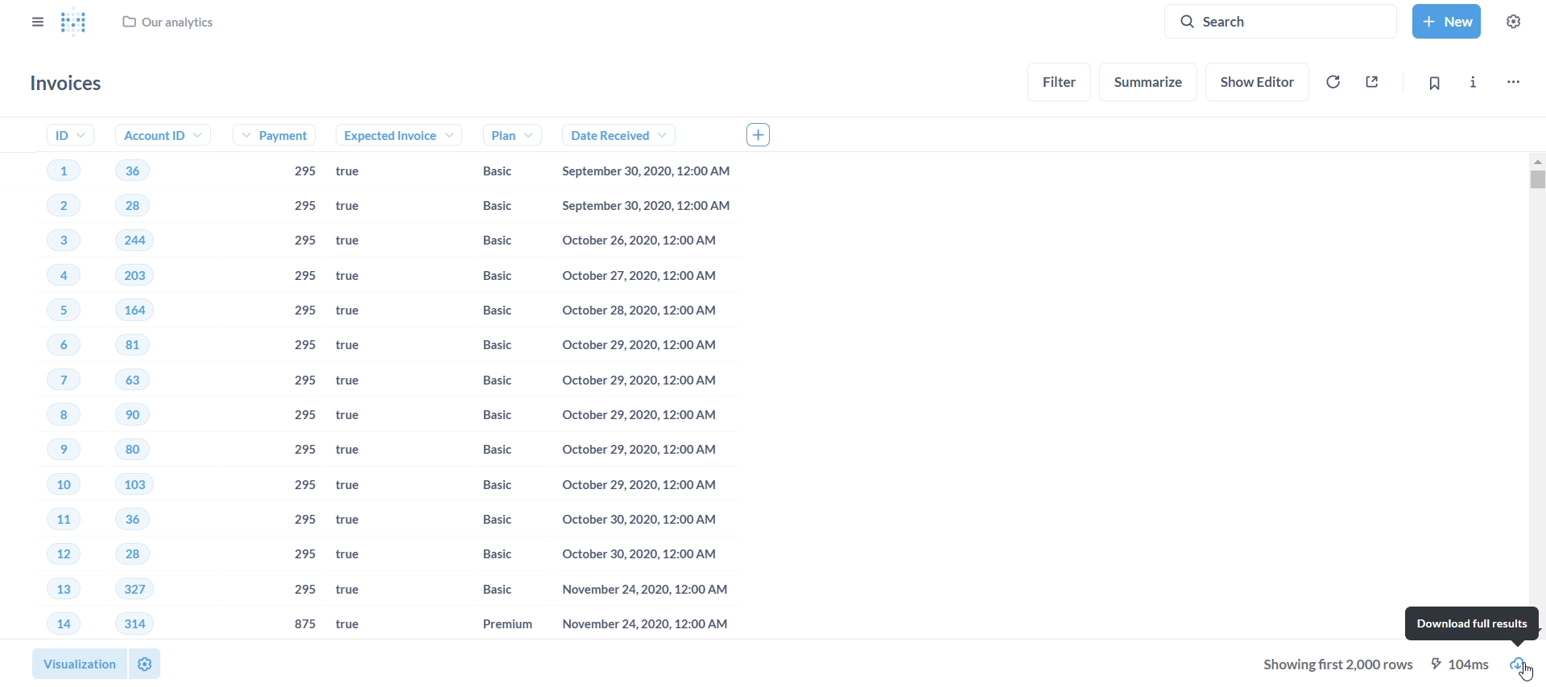 This screenshot has width=1546, height=687. What do you see at coordinates (490, 413) in the screenshot?
I see `Basic` at bounding box center [490, 413].